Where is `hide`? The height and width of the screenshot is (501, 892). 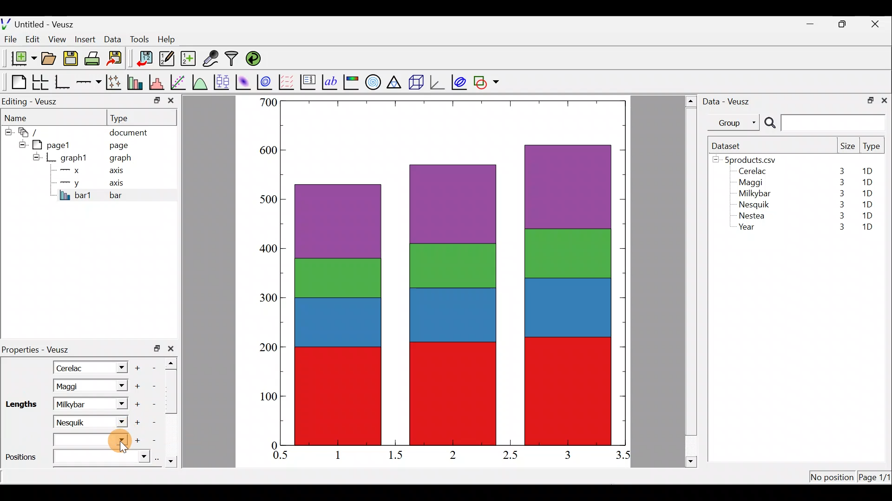
hide is located at coordinates (7, 130).